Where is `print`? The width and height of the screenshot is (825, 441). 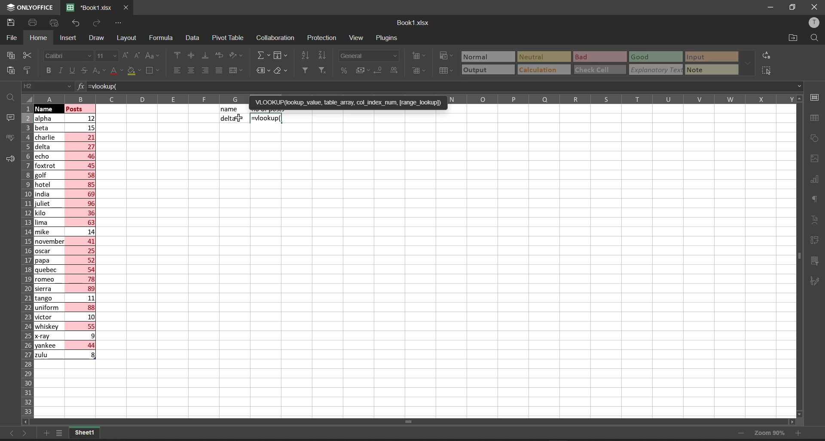
print is located at coordinates (33, 23).